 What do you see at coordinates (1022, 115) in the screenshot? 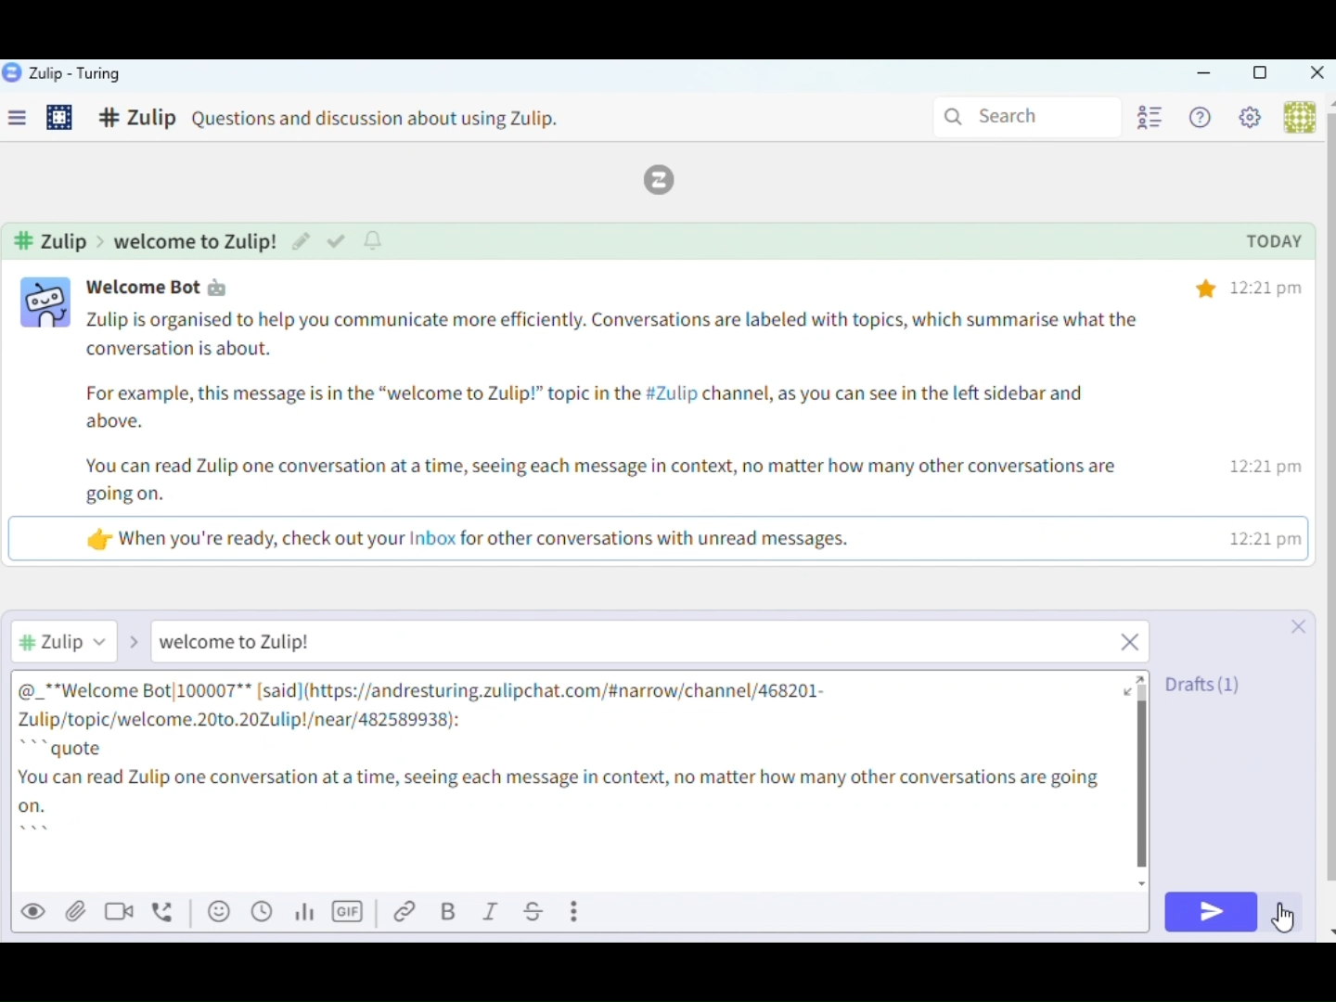
I see `Search` at bounding box center [1022, 115].